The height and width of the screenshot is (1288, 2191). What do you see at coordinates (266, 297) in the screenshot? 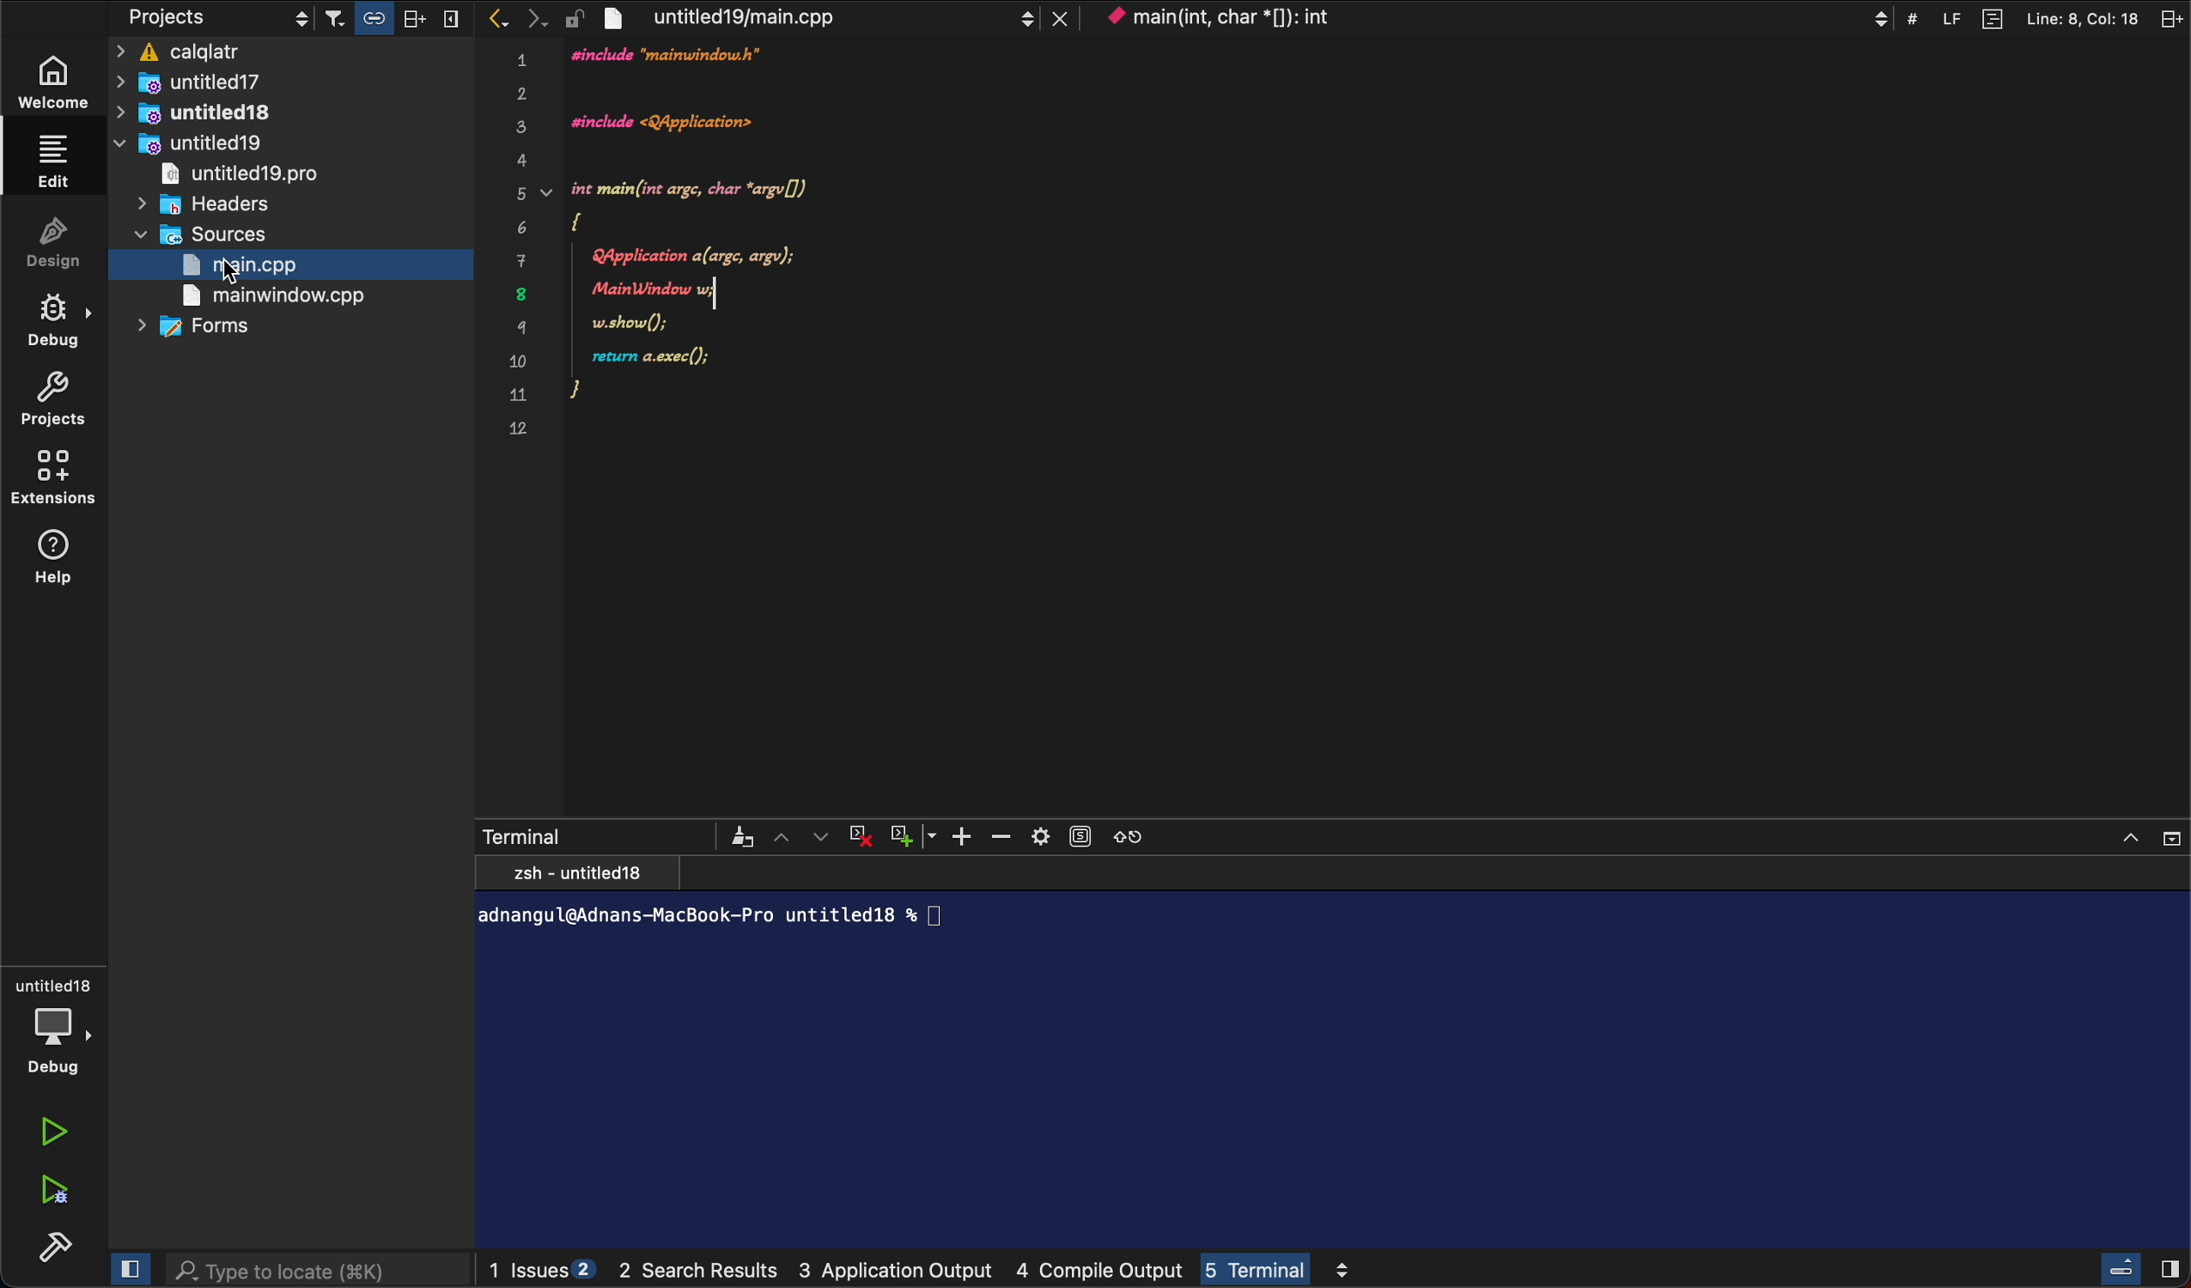
I see `main window` at bounding box center [266, 297].